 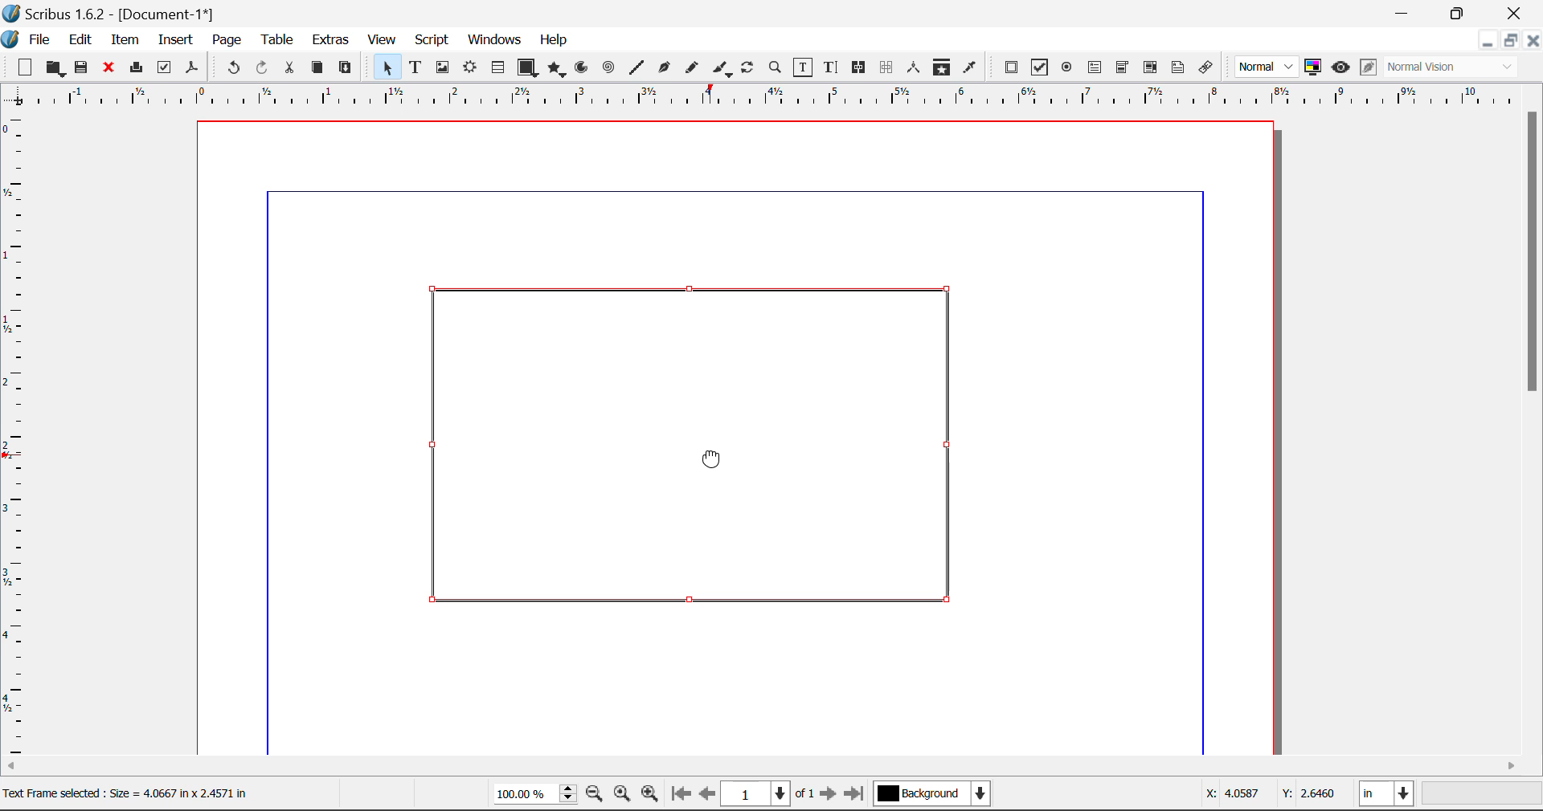 I want to click on Last Page, so click(x=857, y=796).